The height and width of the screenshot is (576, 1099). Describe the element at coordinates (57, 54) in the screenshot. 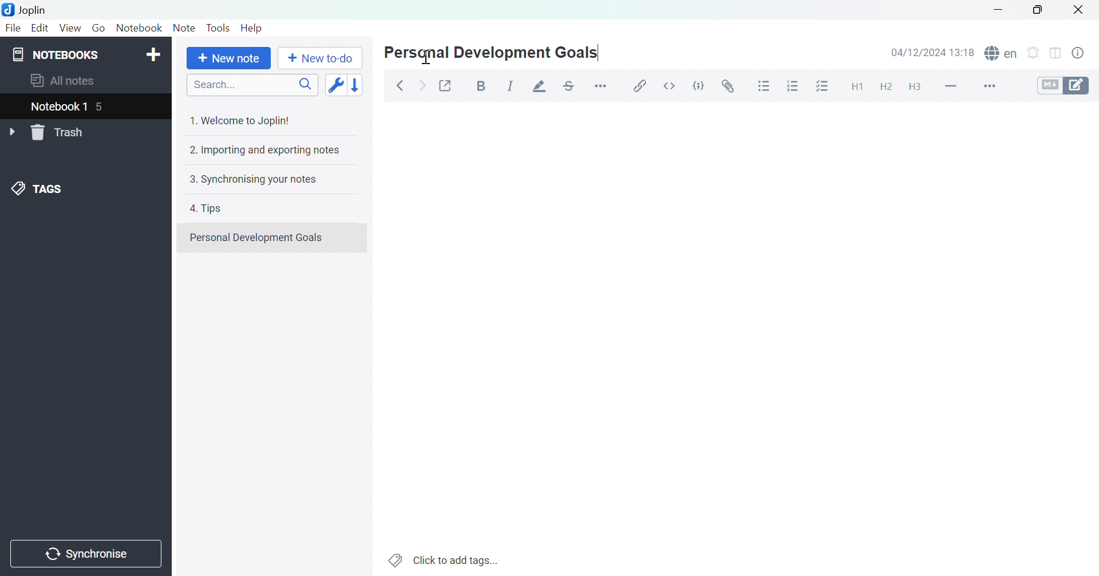

I see `NOTEBOOKS` at that location.